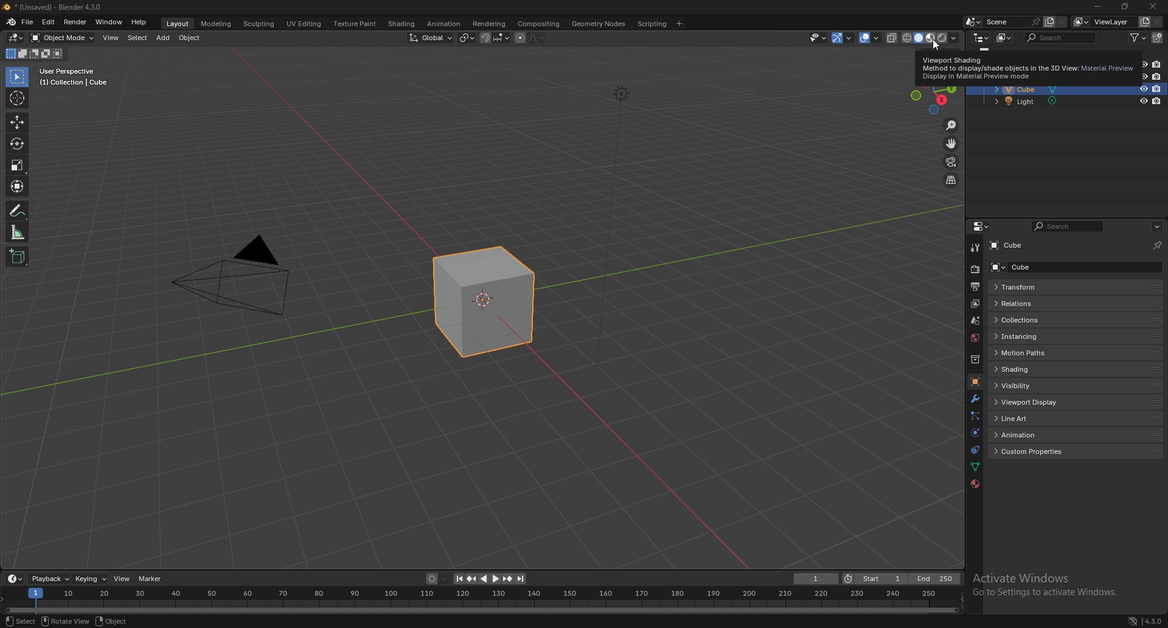 This screenshot has width=1168, height=628. I want to click on info, so click(75, 77).